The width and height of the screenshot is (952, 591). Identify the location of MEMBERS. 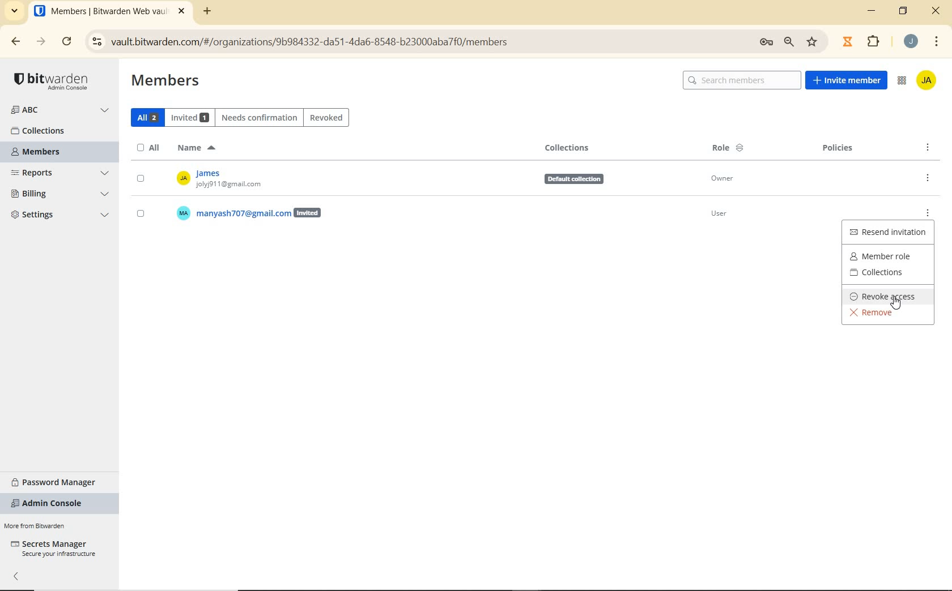
(165, 82).